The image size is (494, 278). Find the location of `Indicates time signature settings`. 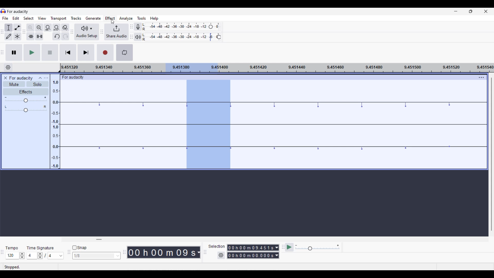

Indicates time signature settings is located at coordinates (40, 248).